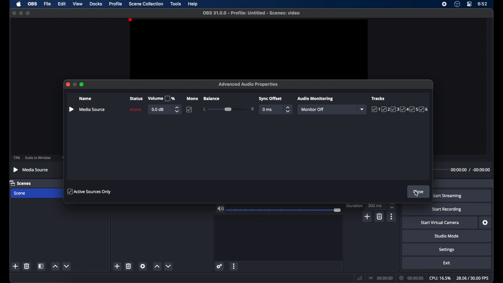 The width and height of the screenshot is (503, 283). I want to click on obs, so click(33, 4).